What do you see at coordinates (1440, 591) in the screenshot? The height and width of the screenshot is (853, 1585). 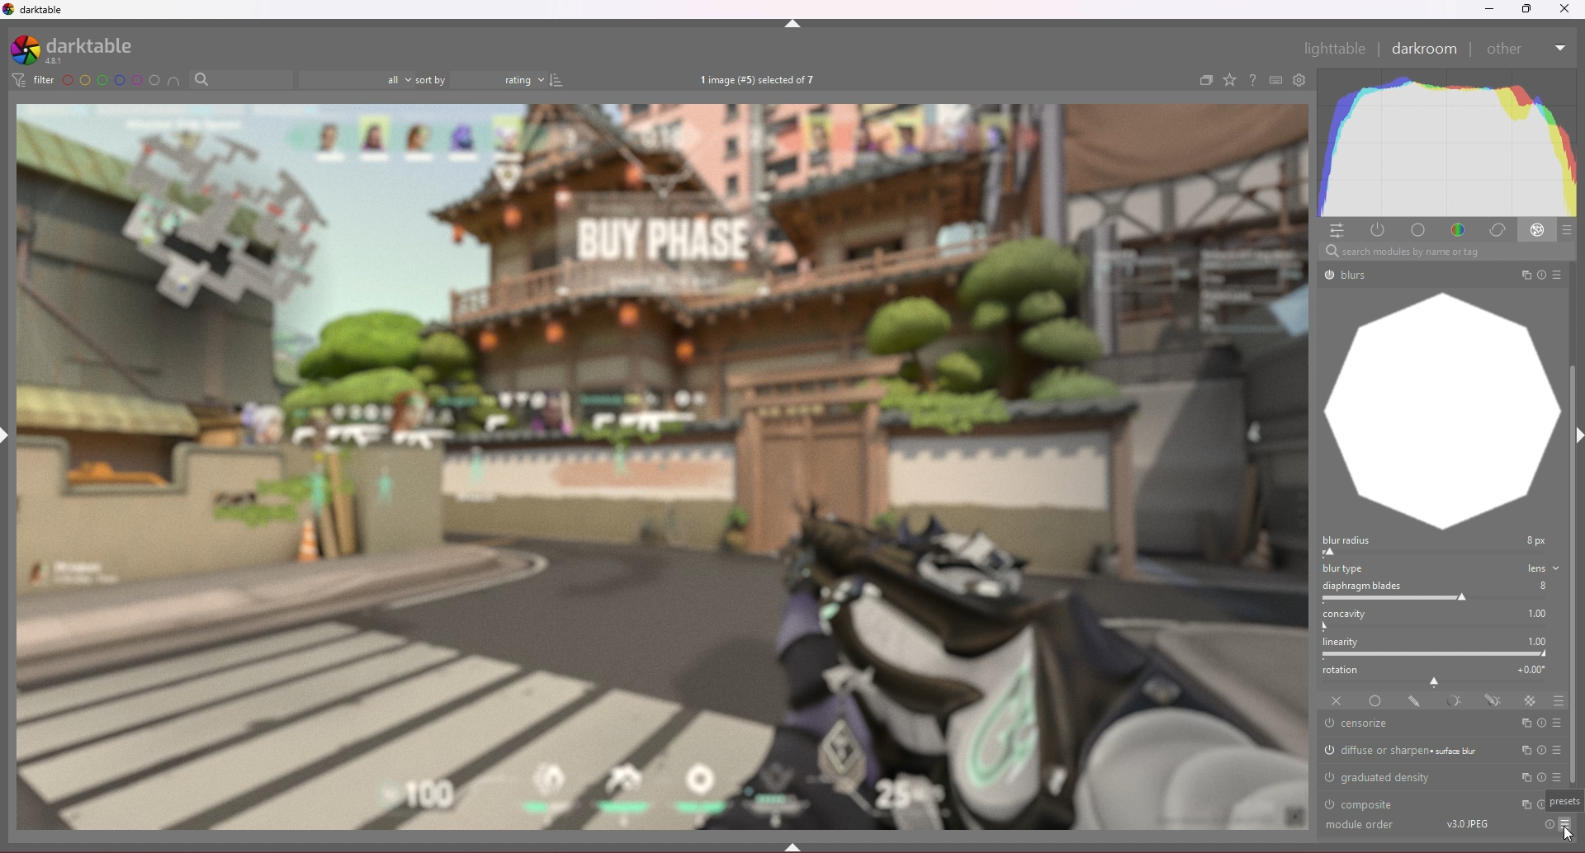 I see `diaphragm blades` at bounding box center [1440, 591].